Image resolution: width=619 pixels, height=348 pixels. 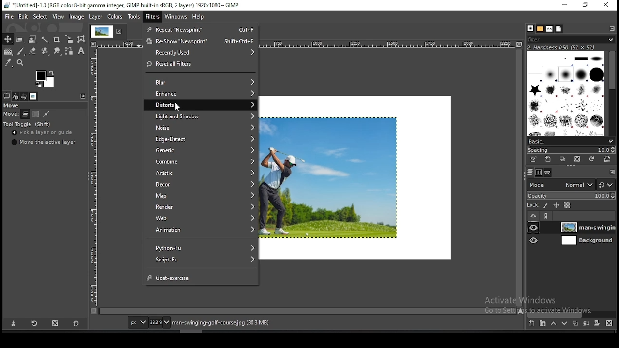 I want to click on layers, so click(x=530, y=173).